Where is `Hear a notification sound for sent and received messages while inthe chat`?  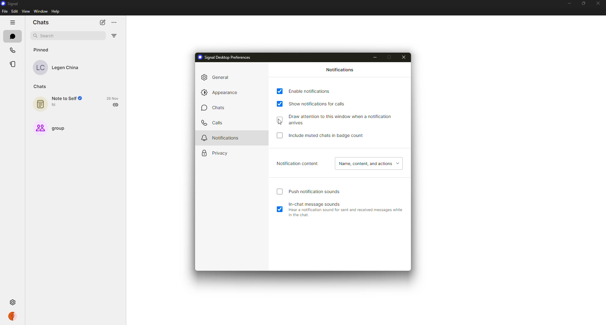 Hear a notification sound for sent and received messages while inthe chat is located at coordinates (345, 214).